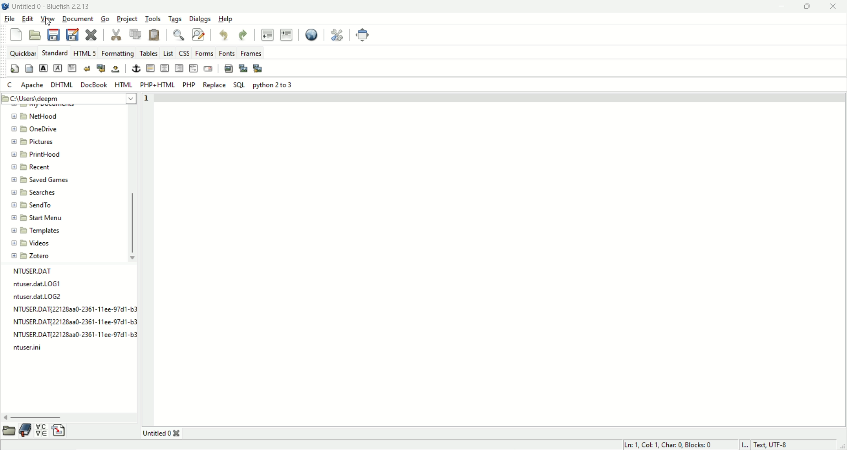 The width and height of the screenshot is (847, 450). What do you see at coordinates (362, 36) in the screenshot?
I see `fullscreen` at bounding box center [362, 36].